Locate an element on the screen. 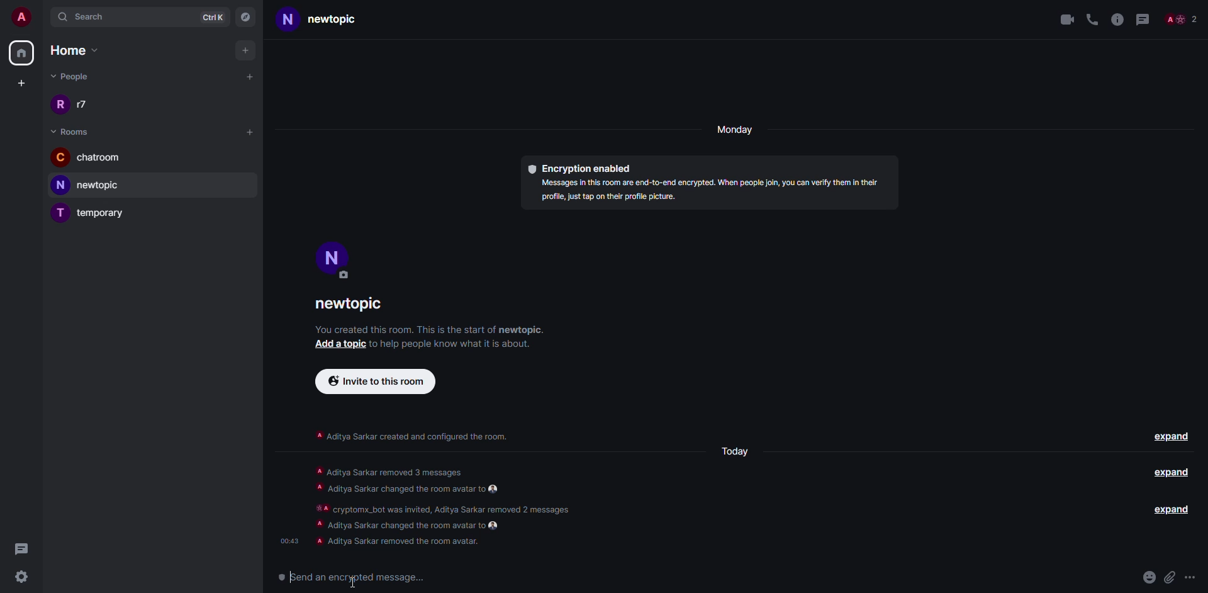  You created this room. This is the start of newtopic. is located at coordinates (432, 329).